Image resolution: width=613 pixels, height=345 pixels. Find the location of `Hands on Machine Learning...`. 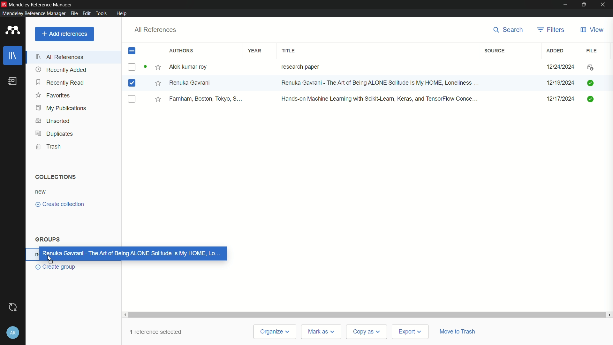

Hands on Machine Learning... is located at coordinates (378, 98).